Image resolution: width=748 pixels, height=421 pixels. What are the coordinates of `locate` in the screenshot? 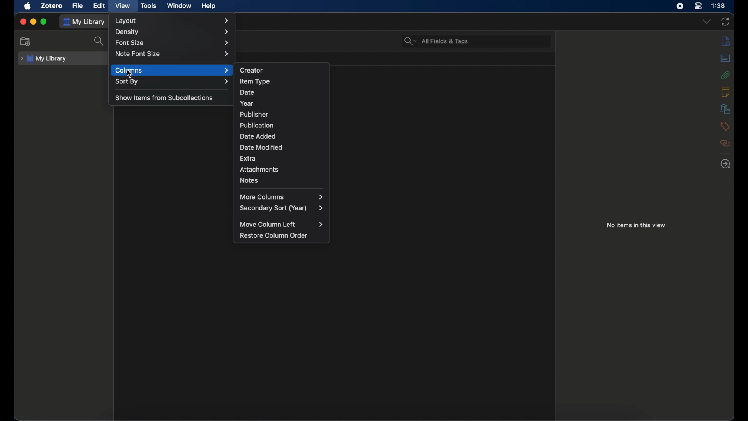 It's located at (725, 164).